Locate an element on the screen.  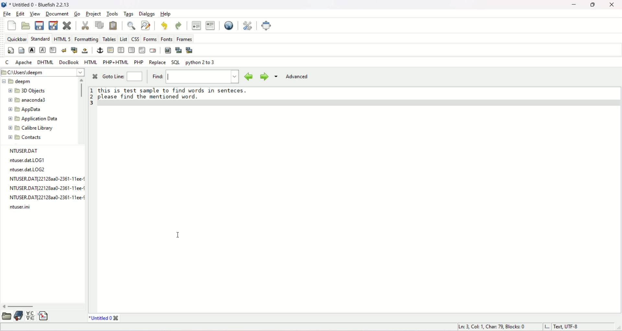
deepm is located at coordinates (17, 82).